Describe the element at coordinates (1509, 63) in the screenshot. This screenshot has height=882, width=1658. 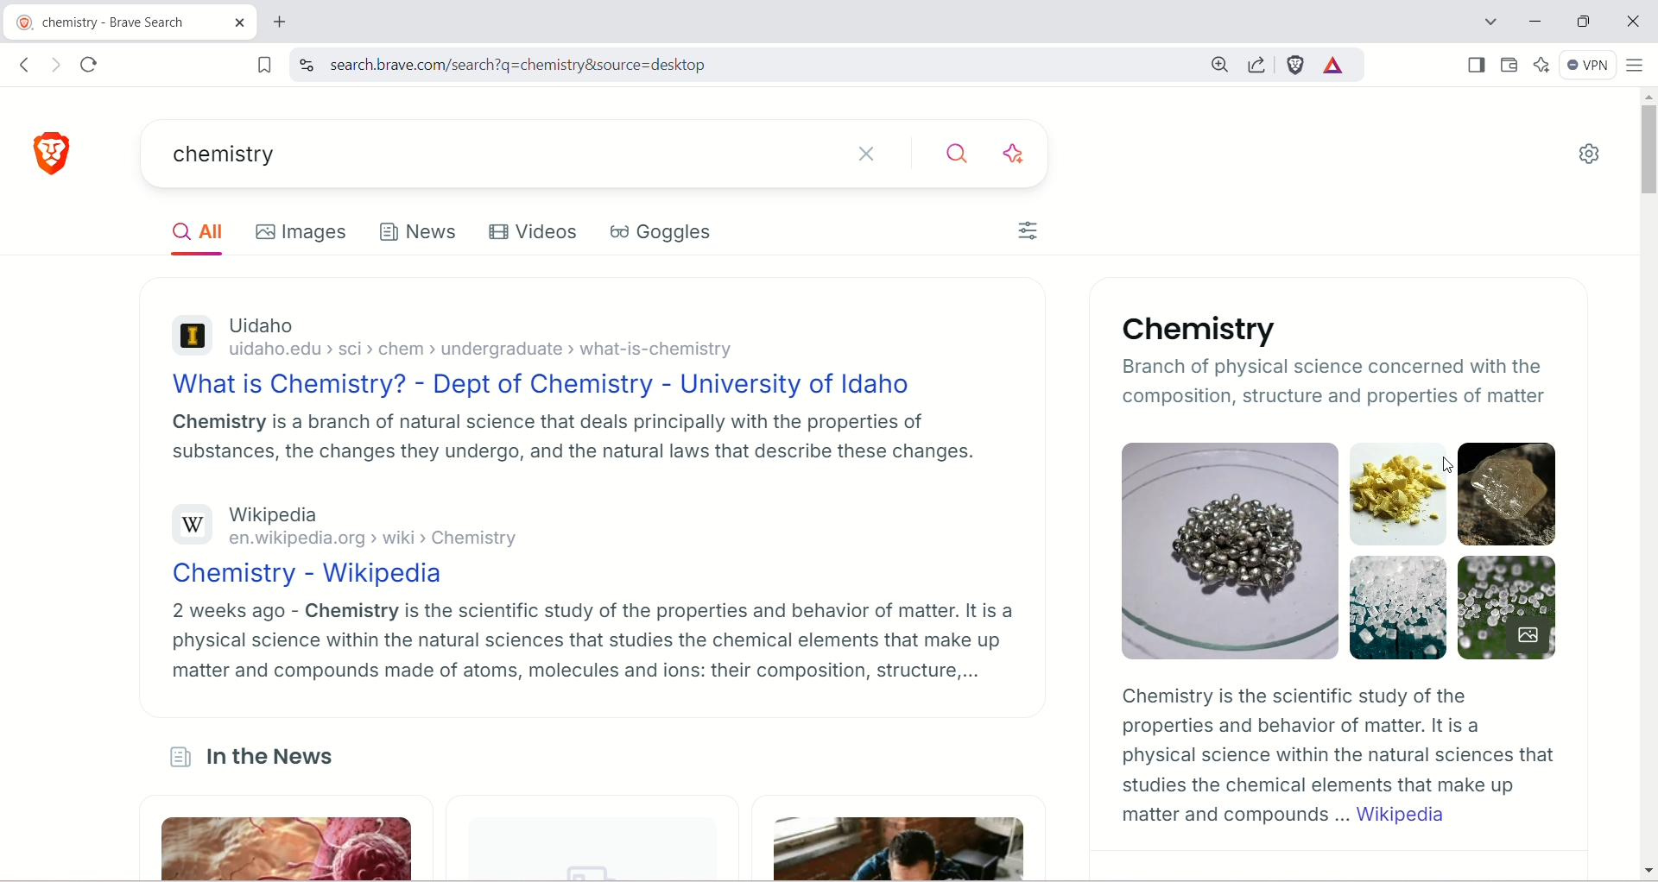
I see `wallet` at that location.